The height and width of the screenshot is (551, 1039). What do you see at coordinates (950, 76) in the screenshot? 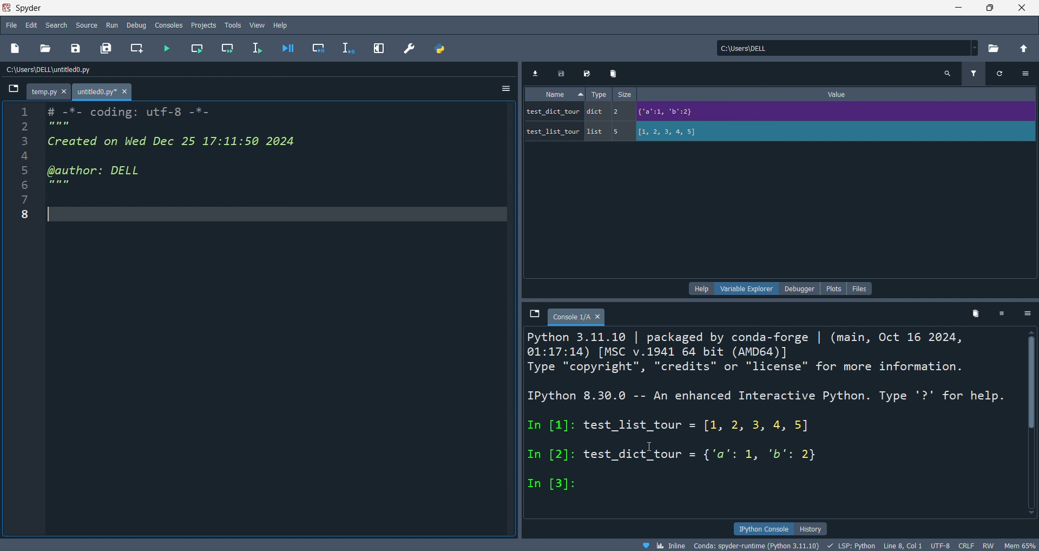
I see `search variables` at bounding box center [950, 76].